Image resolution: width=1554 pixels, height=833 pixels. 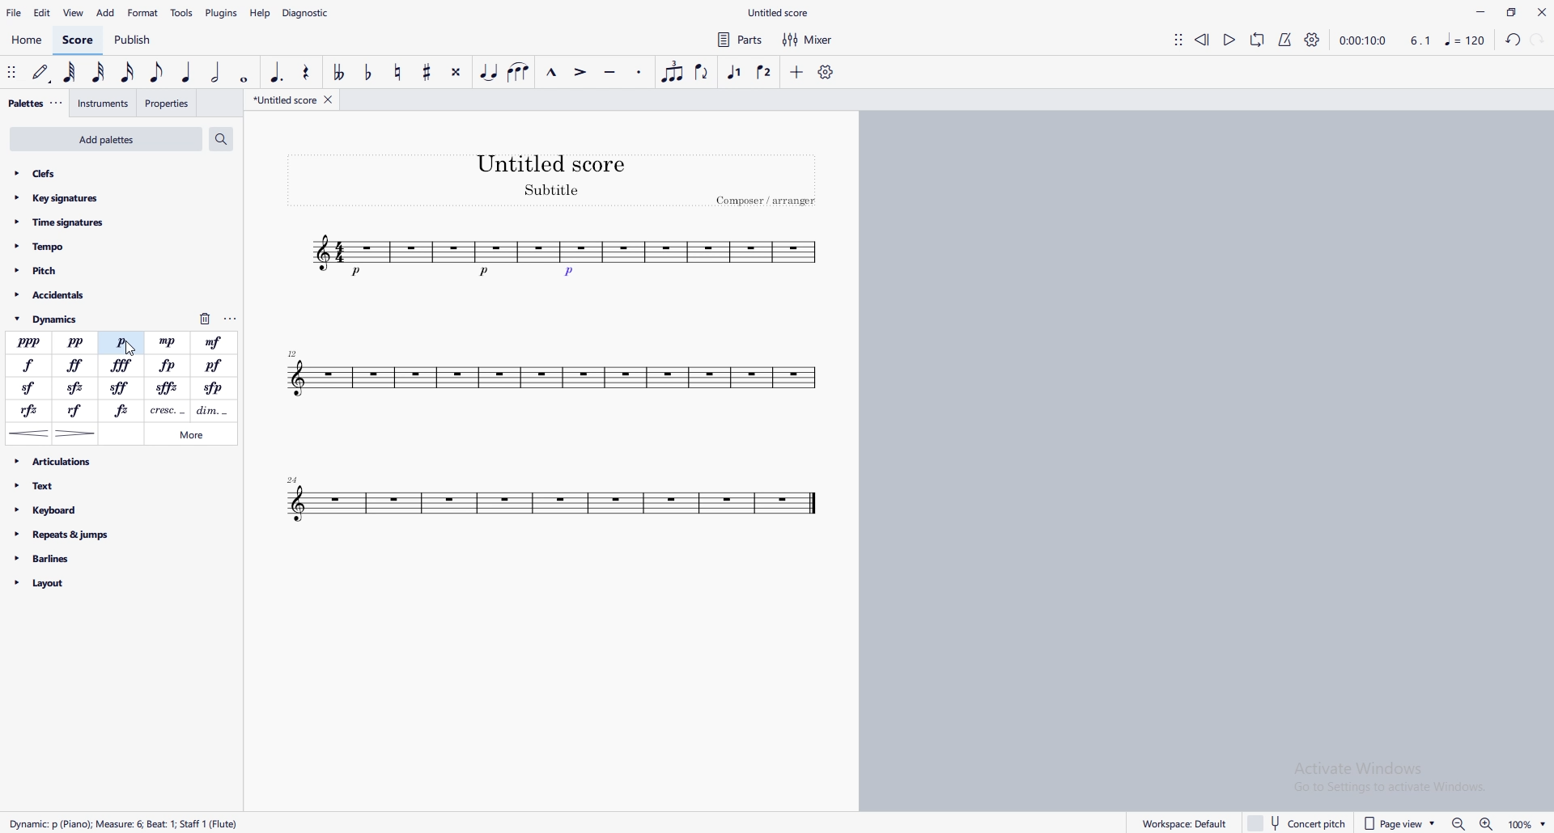 I want to click on playback settings, so click(x=1312, y=39).